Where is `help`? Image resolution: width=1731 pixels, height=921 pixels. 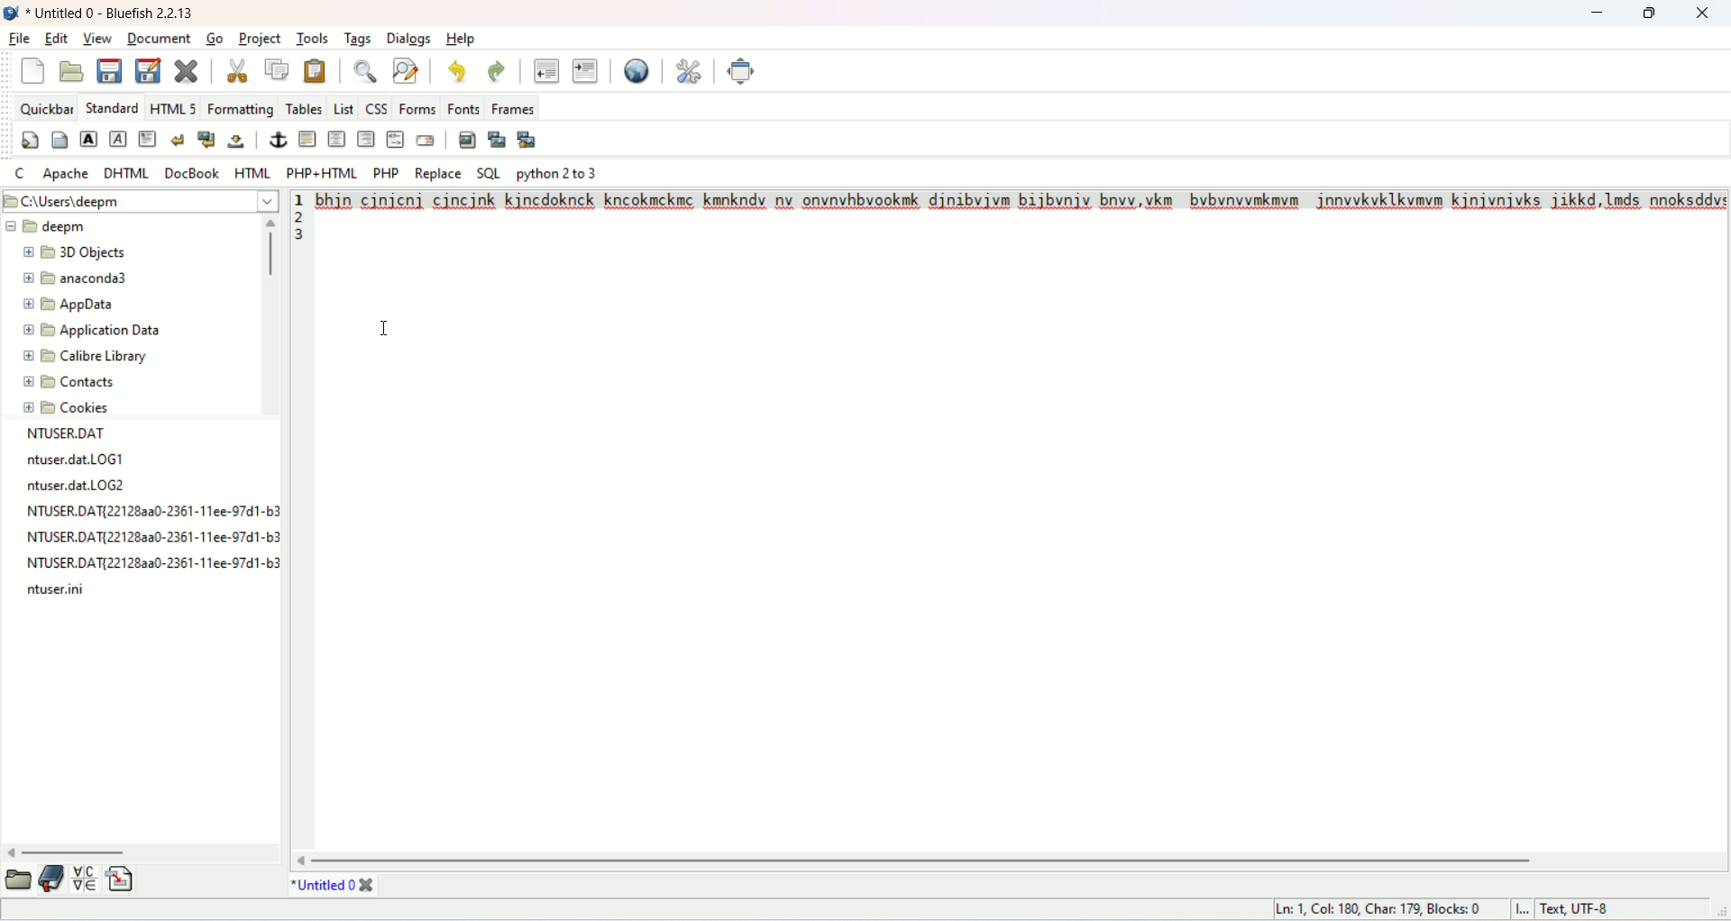 help is located at coordinates (461, 37).